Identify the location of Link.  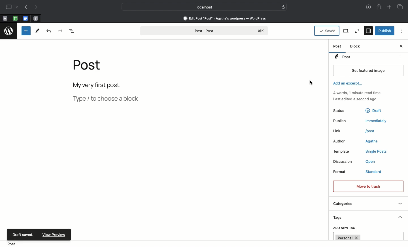
(338, 131).